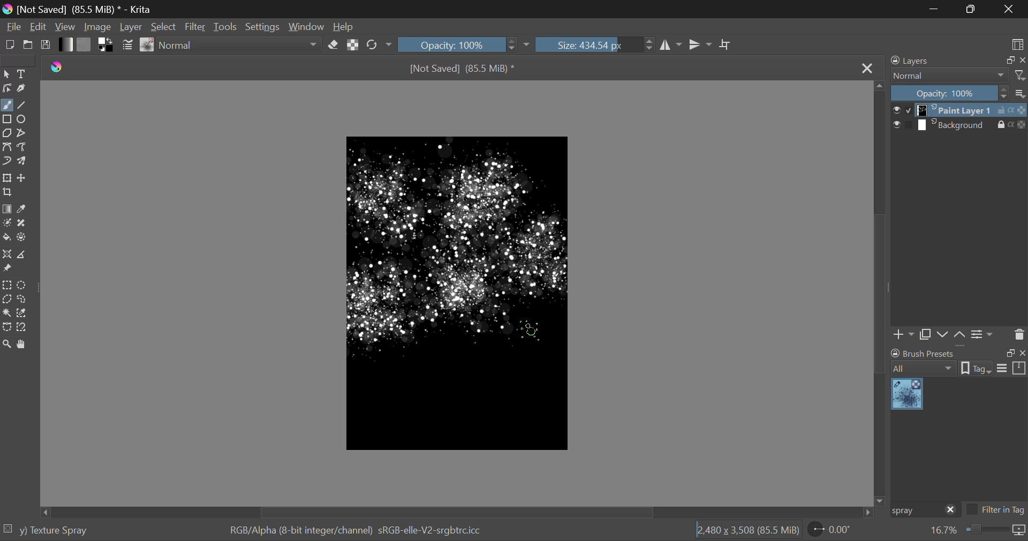 The height and width of the screenshot is (541, 1028). Describe the element at coordinates (86, 9) in the screenshot. I see `[Not Saved] (69.2 MiB) * - Krita` at that location.